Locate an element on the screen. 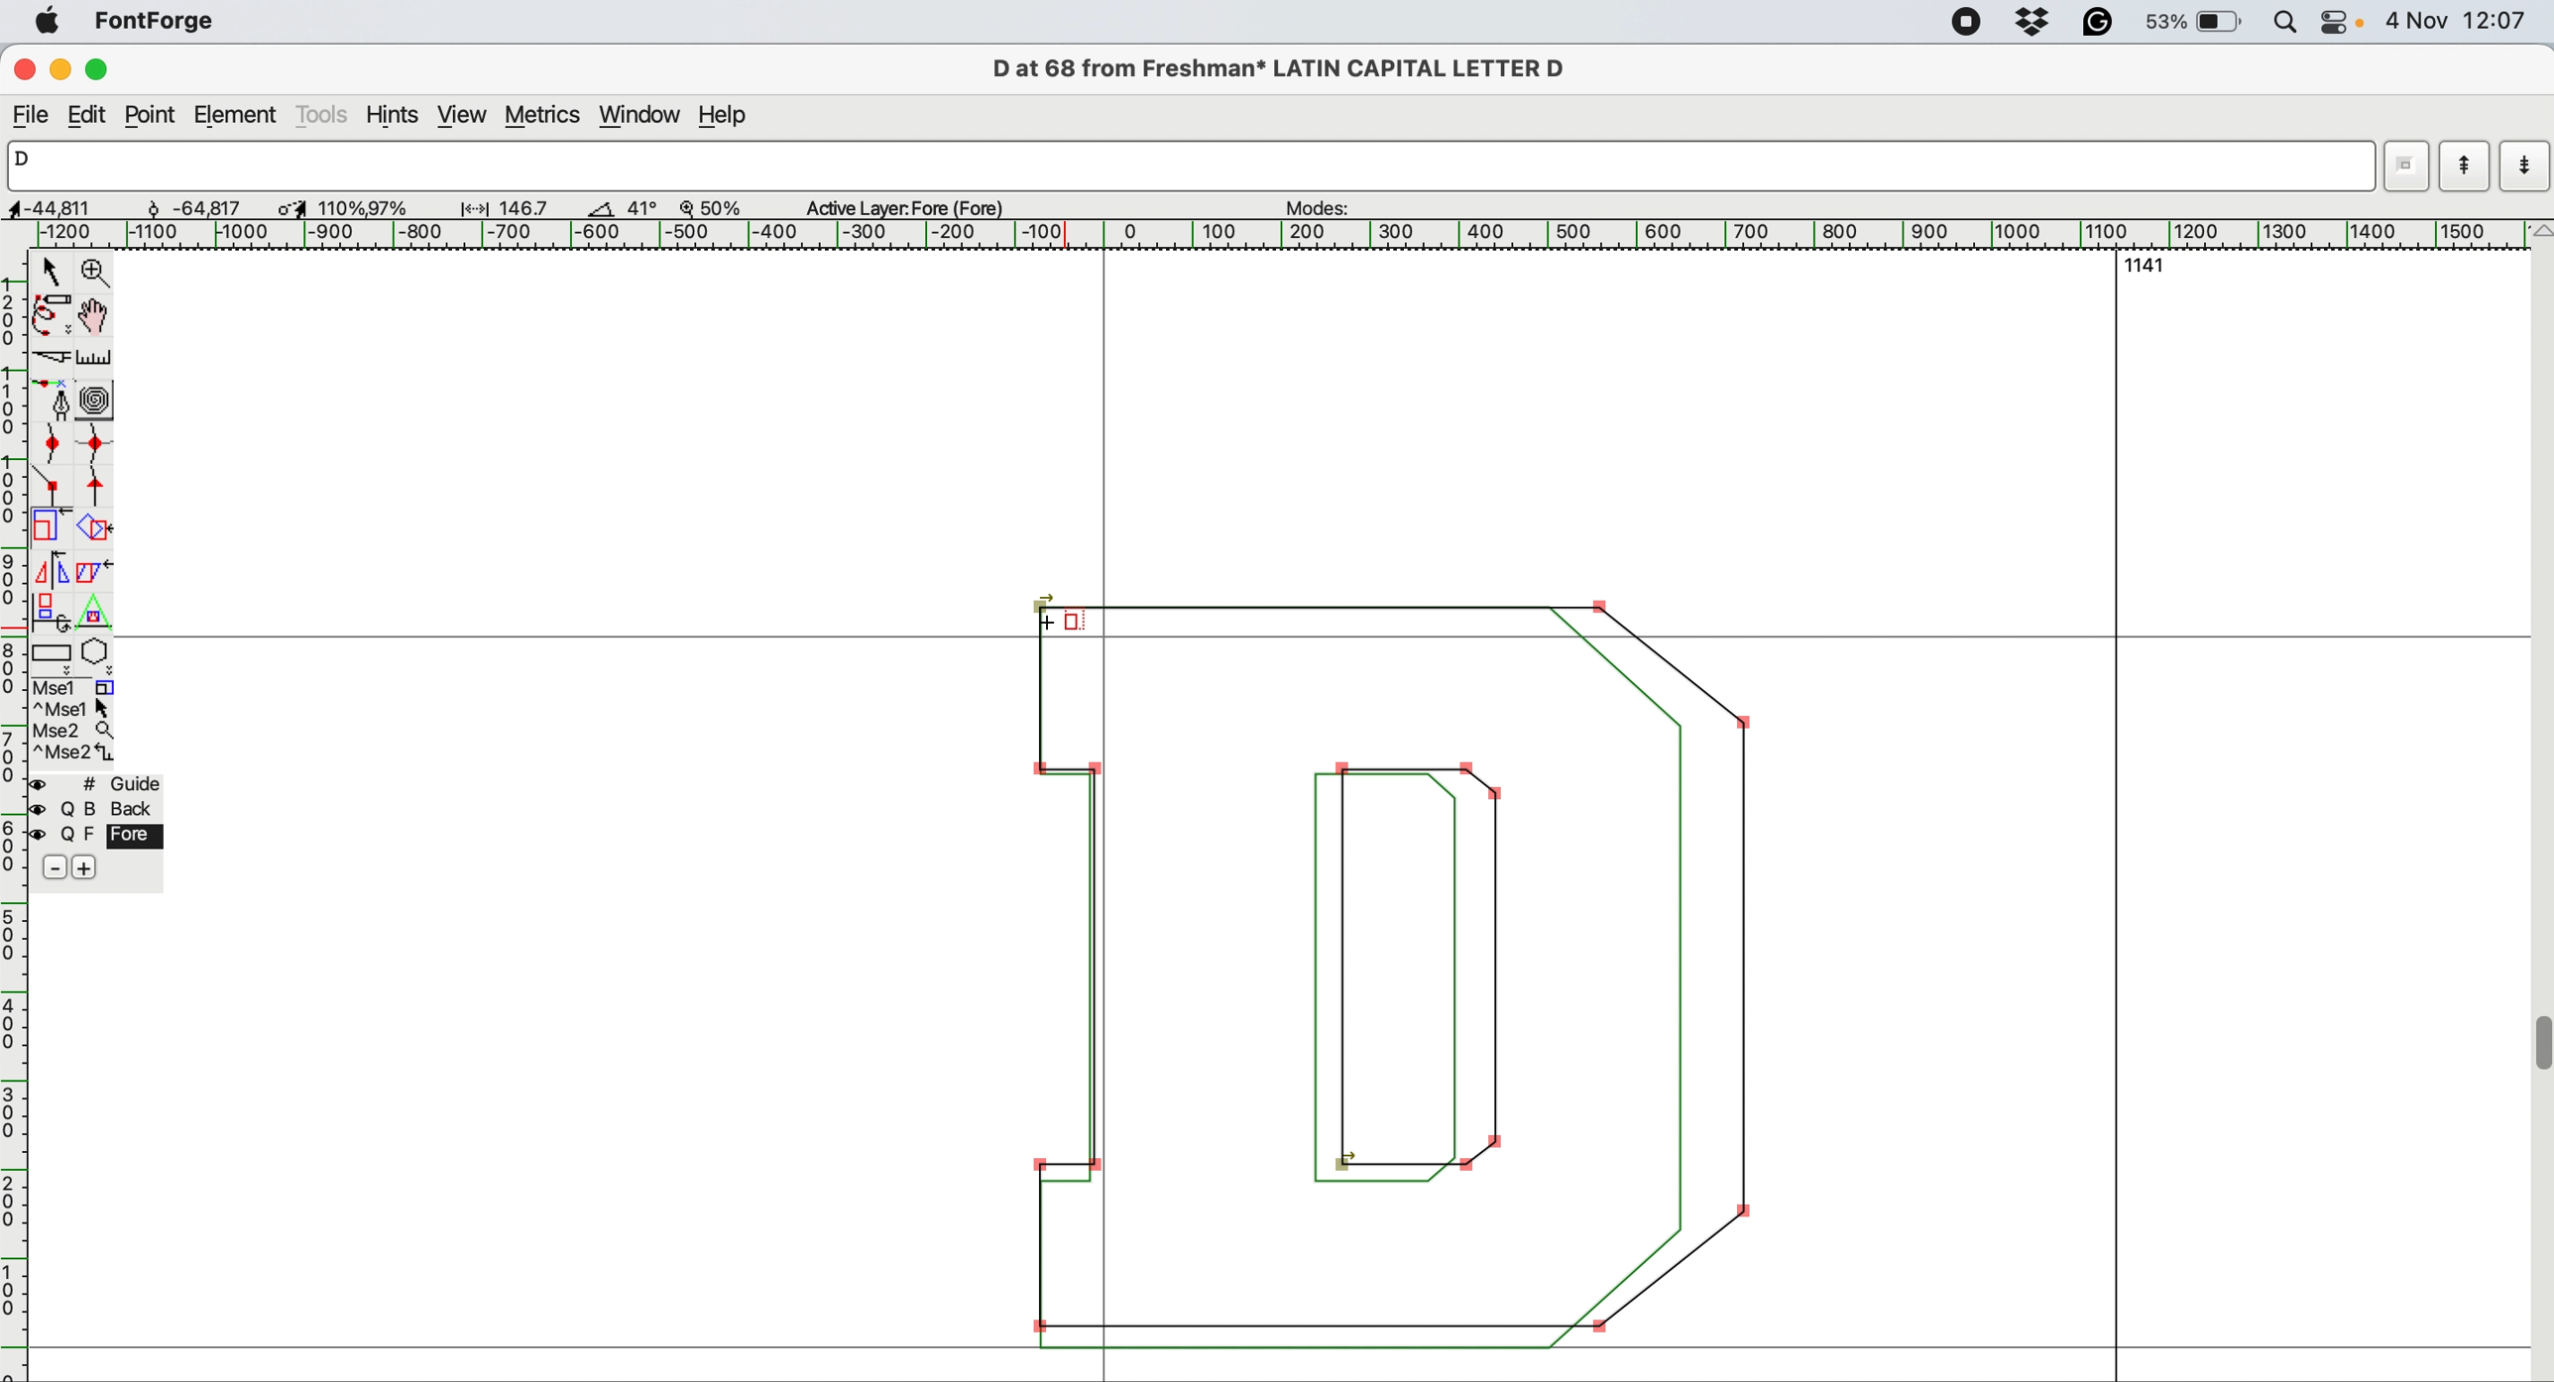 This screenshot has width=2554, height=1382. remove is located at coordinates (50, 867).